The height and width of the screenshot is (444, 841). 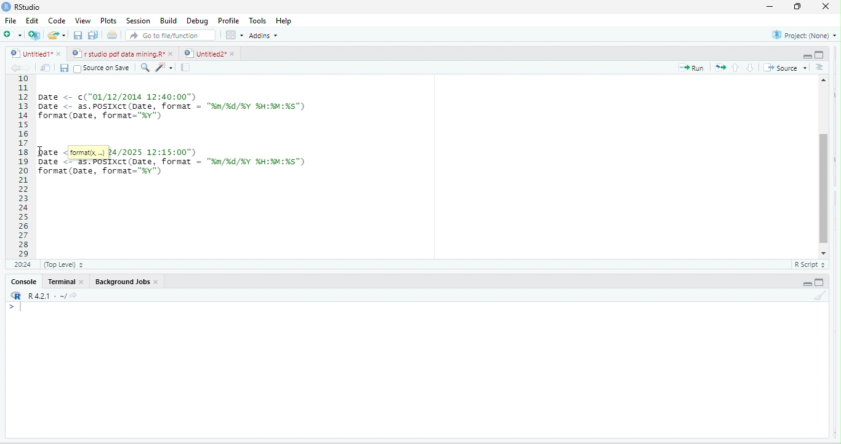 What do you see at coordinates (10, 22) in the screenshot?
I see `File` at bounding box center [10, 22].